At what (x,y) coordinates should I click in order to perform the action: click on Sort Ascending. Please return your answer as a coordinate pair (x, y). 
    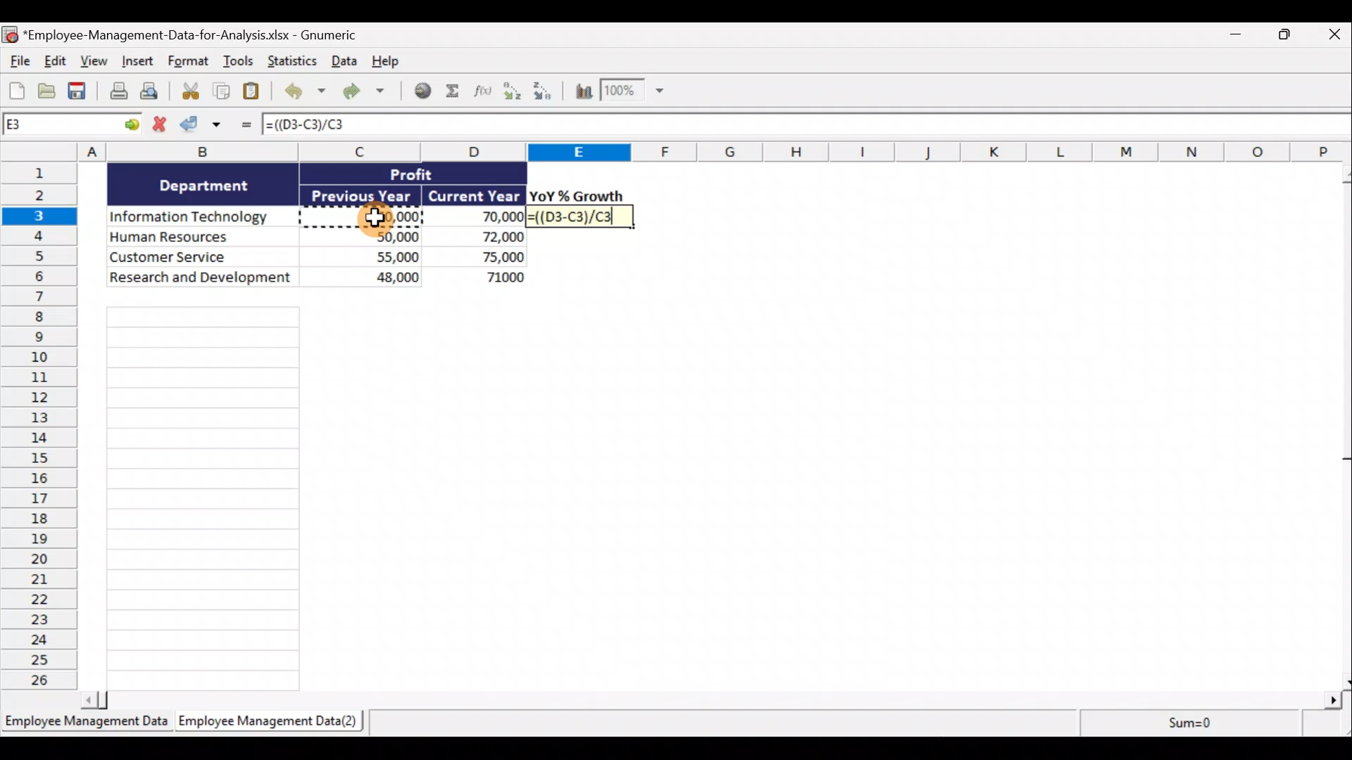
    Looking at the image, I should click on (513, 93).